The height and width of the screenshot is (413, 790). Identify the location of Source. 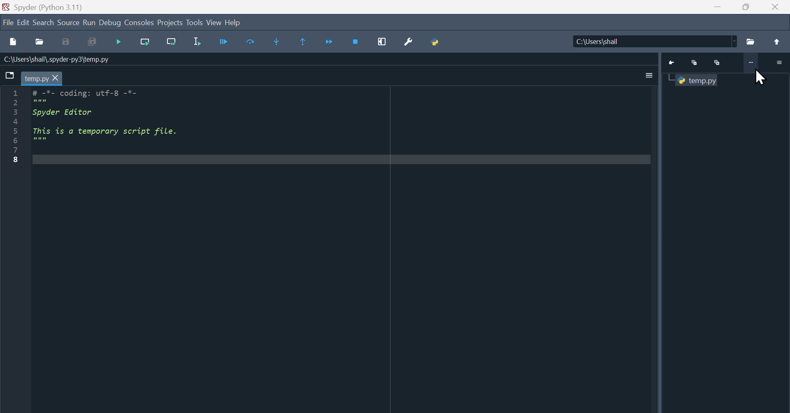
(69, 23).